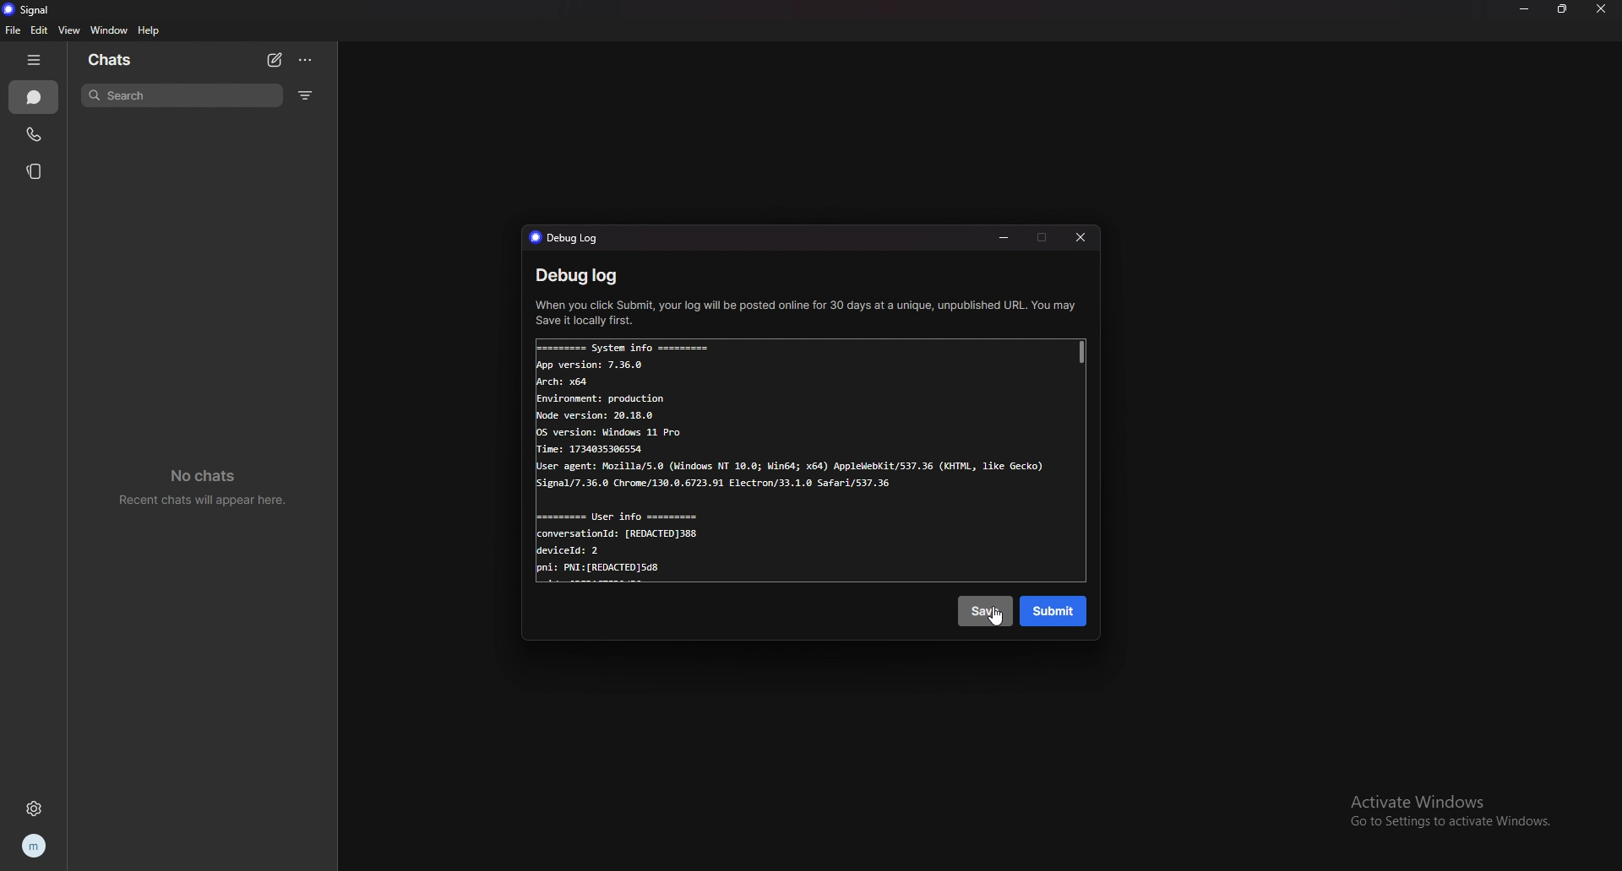 This screenshot has width=1622, height=871. I want to click on hide tab, so click(35, 60).